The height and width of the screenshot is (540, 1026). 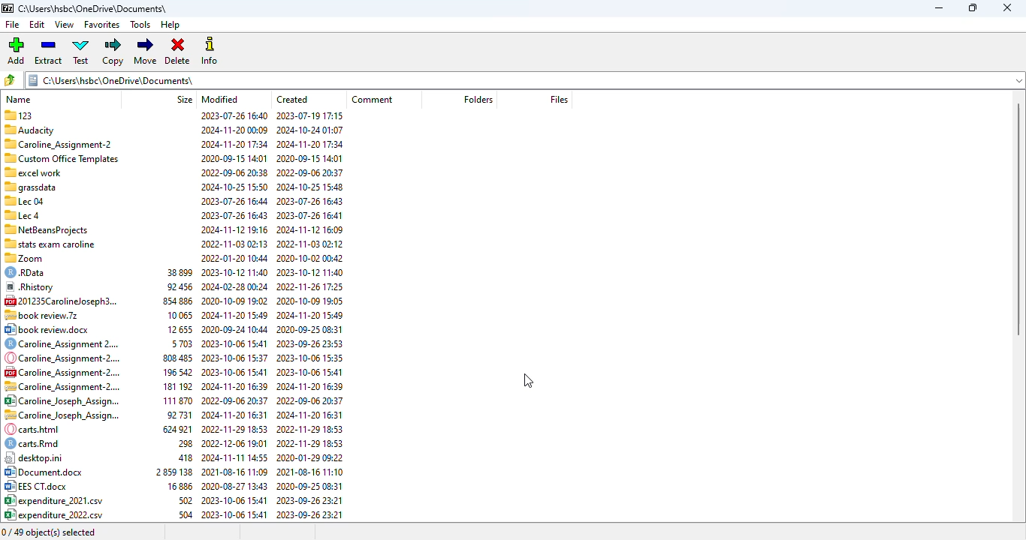 I want to click on cursor, so click(x=529, y=381).